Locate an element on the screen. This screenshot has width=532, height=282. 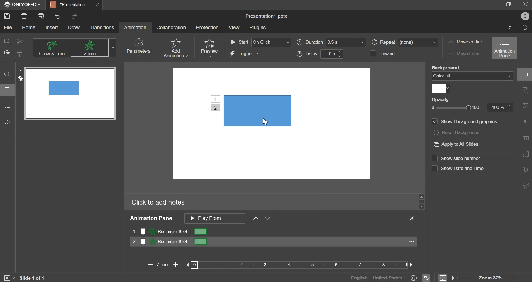
animation pane is located at coordinates (504, 48).